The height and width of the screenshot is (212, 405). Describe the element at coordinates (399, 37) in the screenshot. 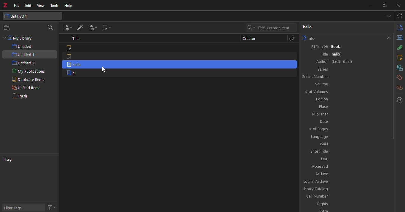

I see `abstract` at that location.